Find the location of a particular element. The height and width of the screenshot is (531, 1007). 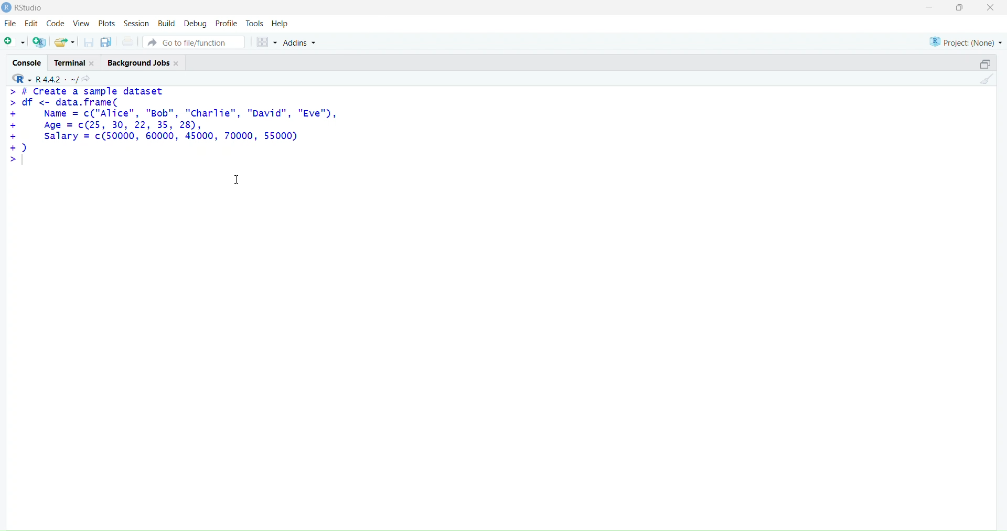

addins is located at coordinates (303, 44).